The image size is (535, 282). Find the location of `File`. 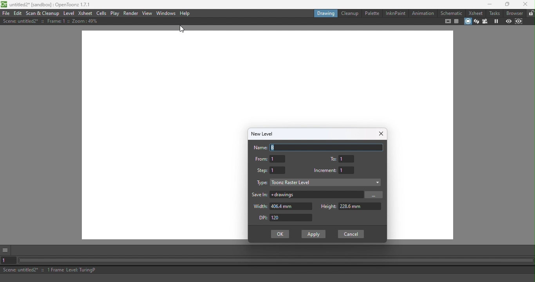

File is located at coordinates (5, 13).